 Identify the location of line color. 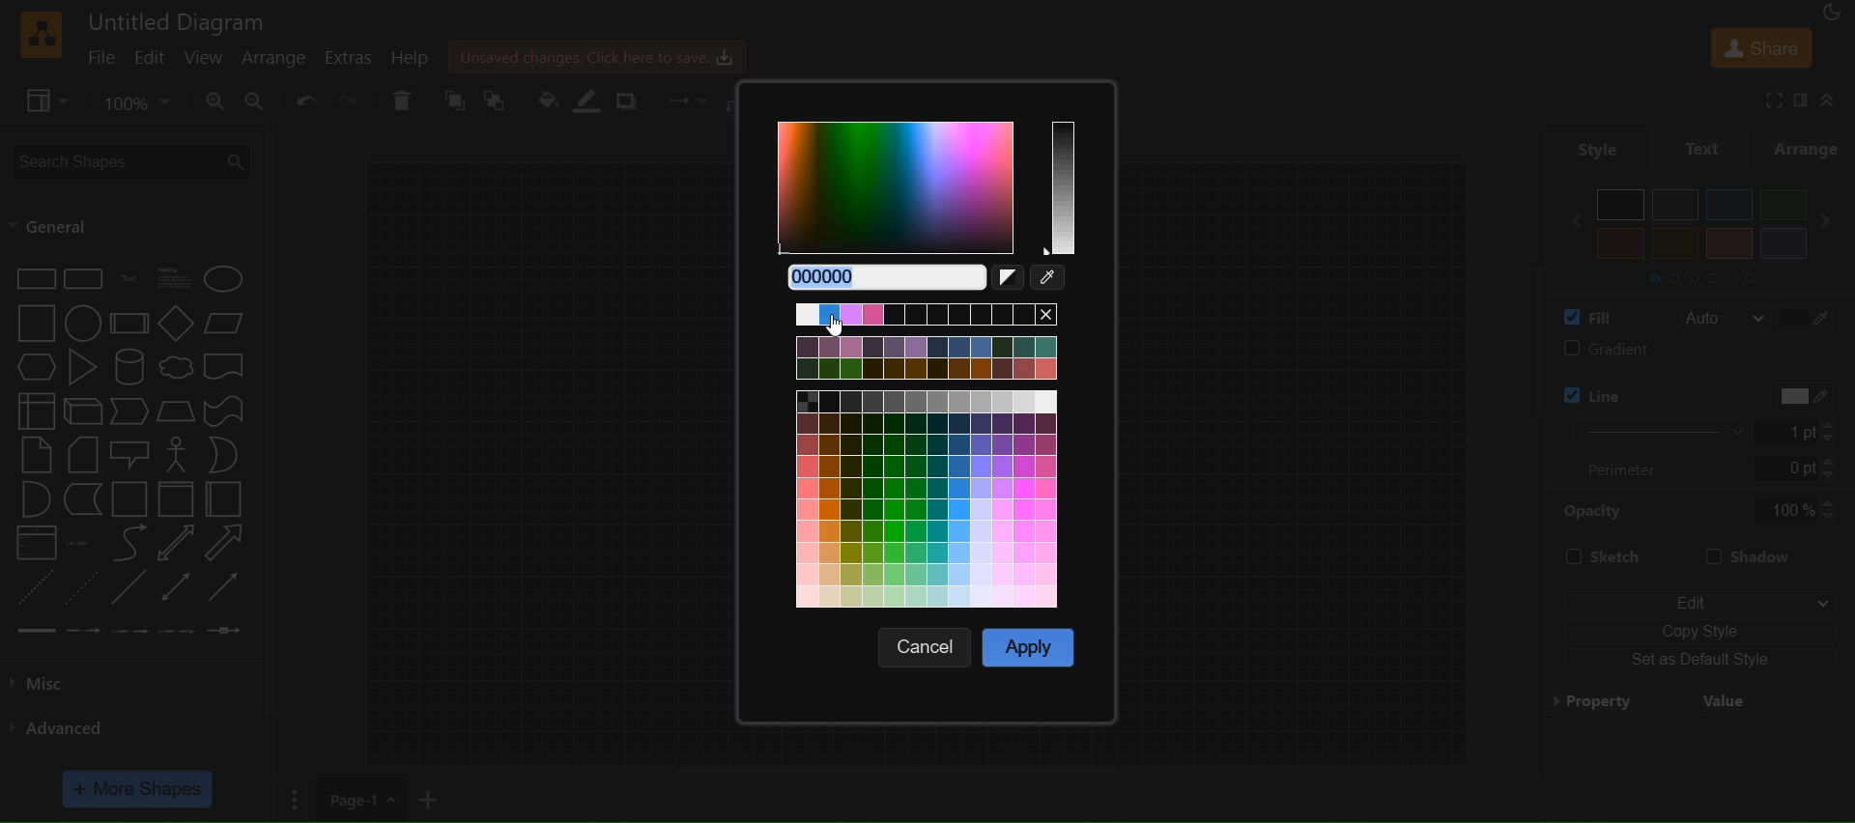
(1636, 390).